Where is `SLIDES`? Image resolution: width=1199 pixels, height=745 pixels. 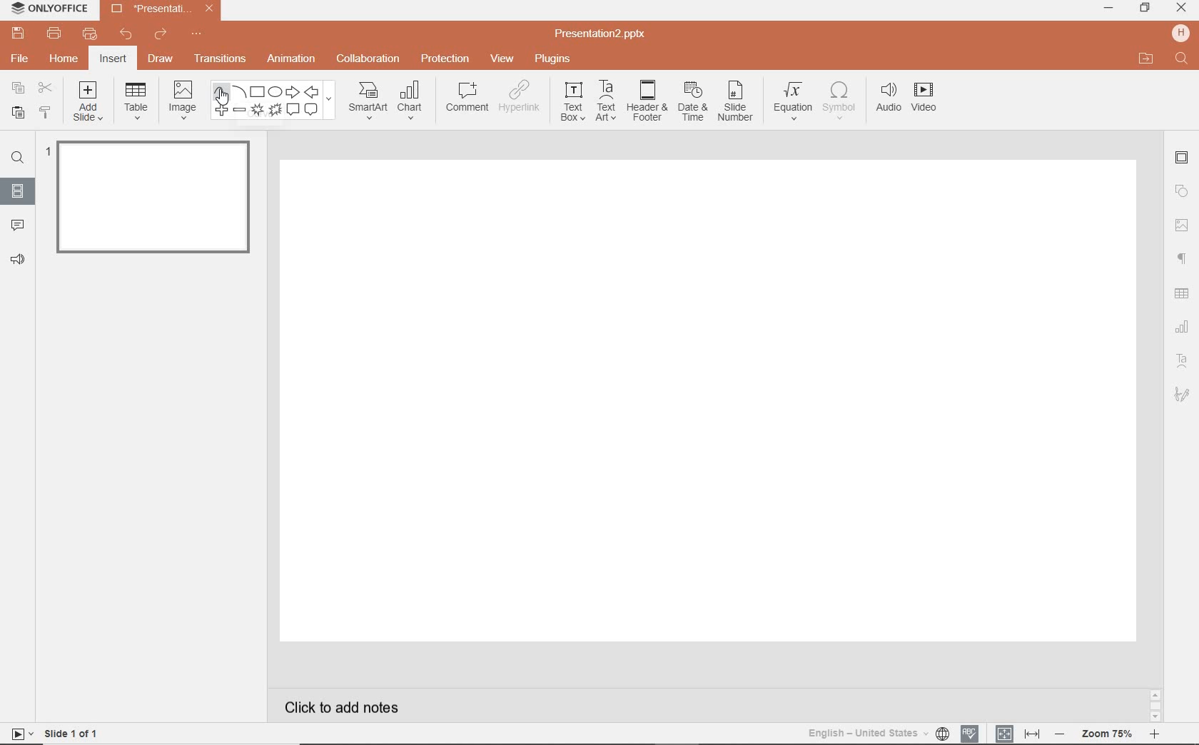 SLIDES is located at coordinates (17, 191).